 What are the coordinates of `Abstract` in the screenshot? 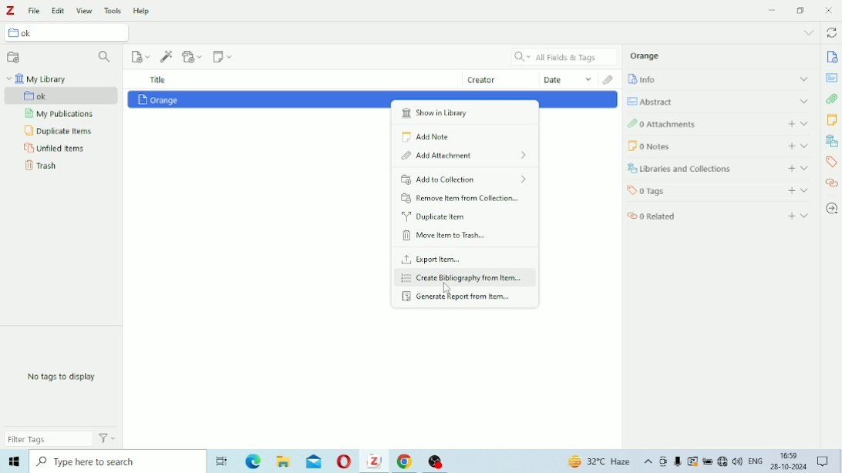 It's located at (831, 78).